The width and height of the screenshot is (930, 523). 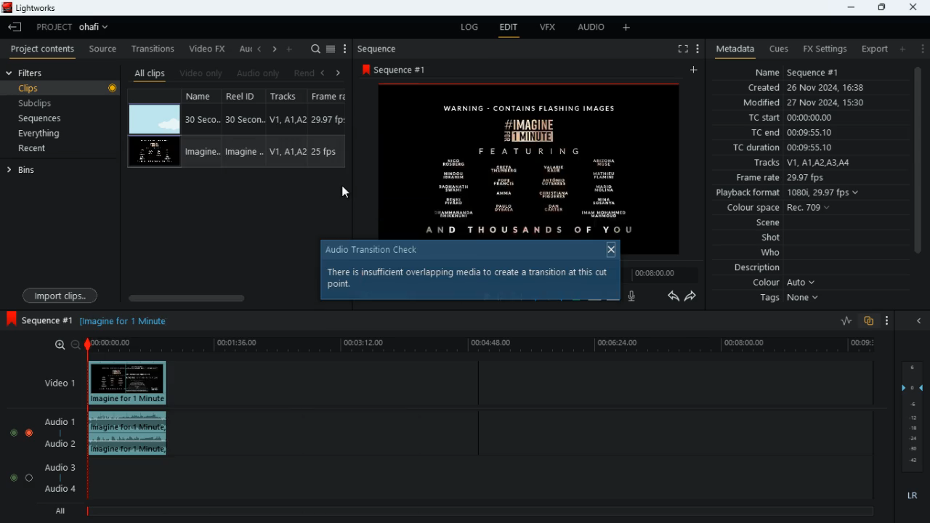 What do you see at coordinates (203, 118) in the screenshot?
I see `30 seco..` at bounding box center [203, 118].